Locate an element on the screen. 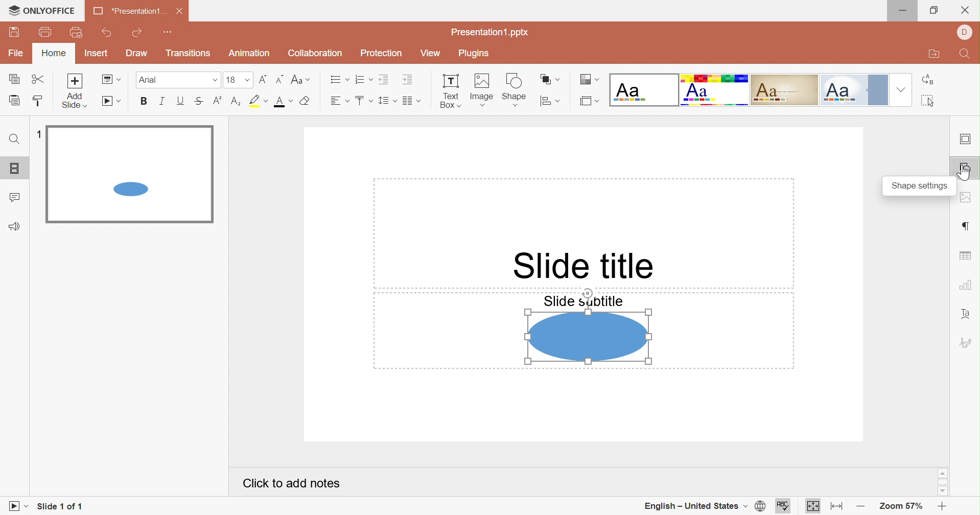 The height and width of the screenshot is (515, 980). Customize Quick Access Toolbar is located at coordinates (169, 34).